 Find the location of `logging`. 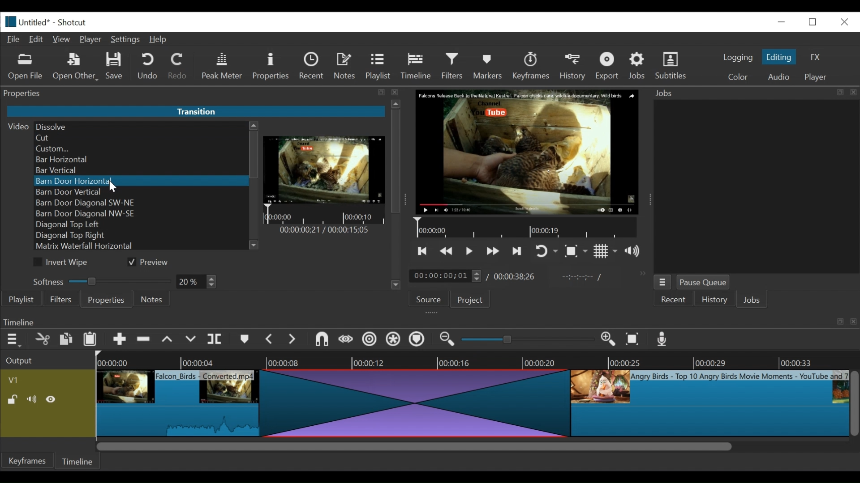

logging is located at coordinates (737, 57).